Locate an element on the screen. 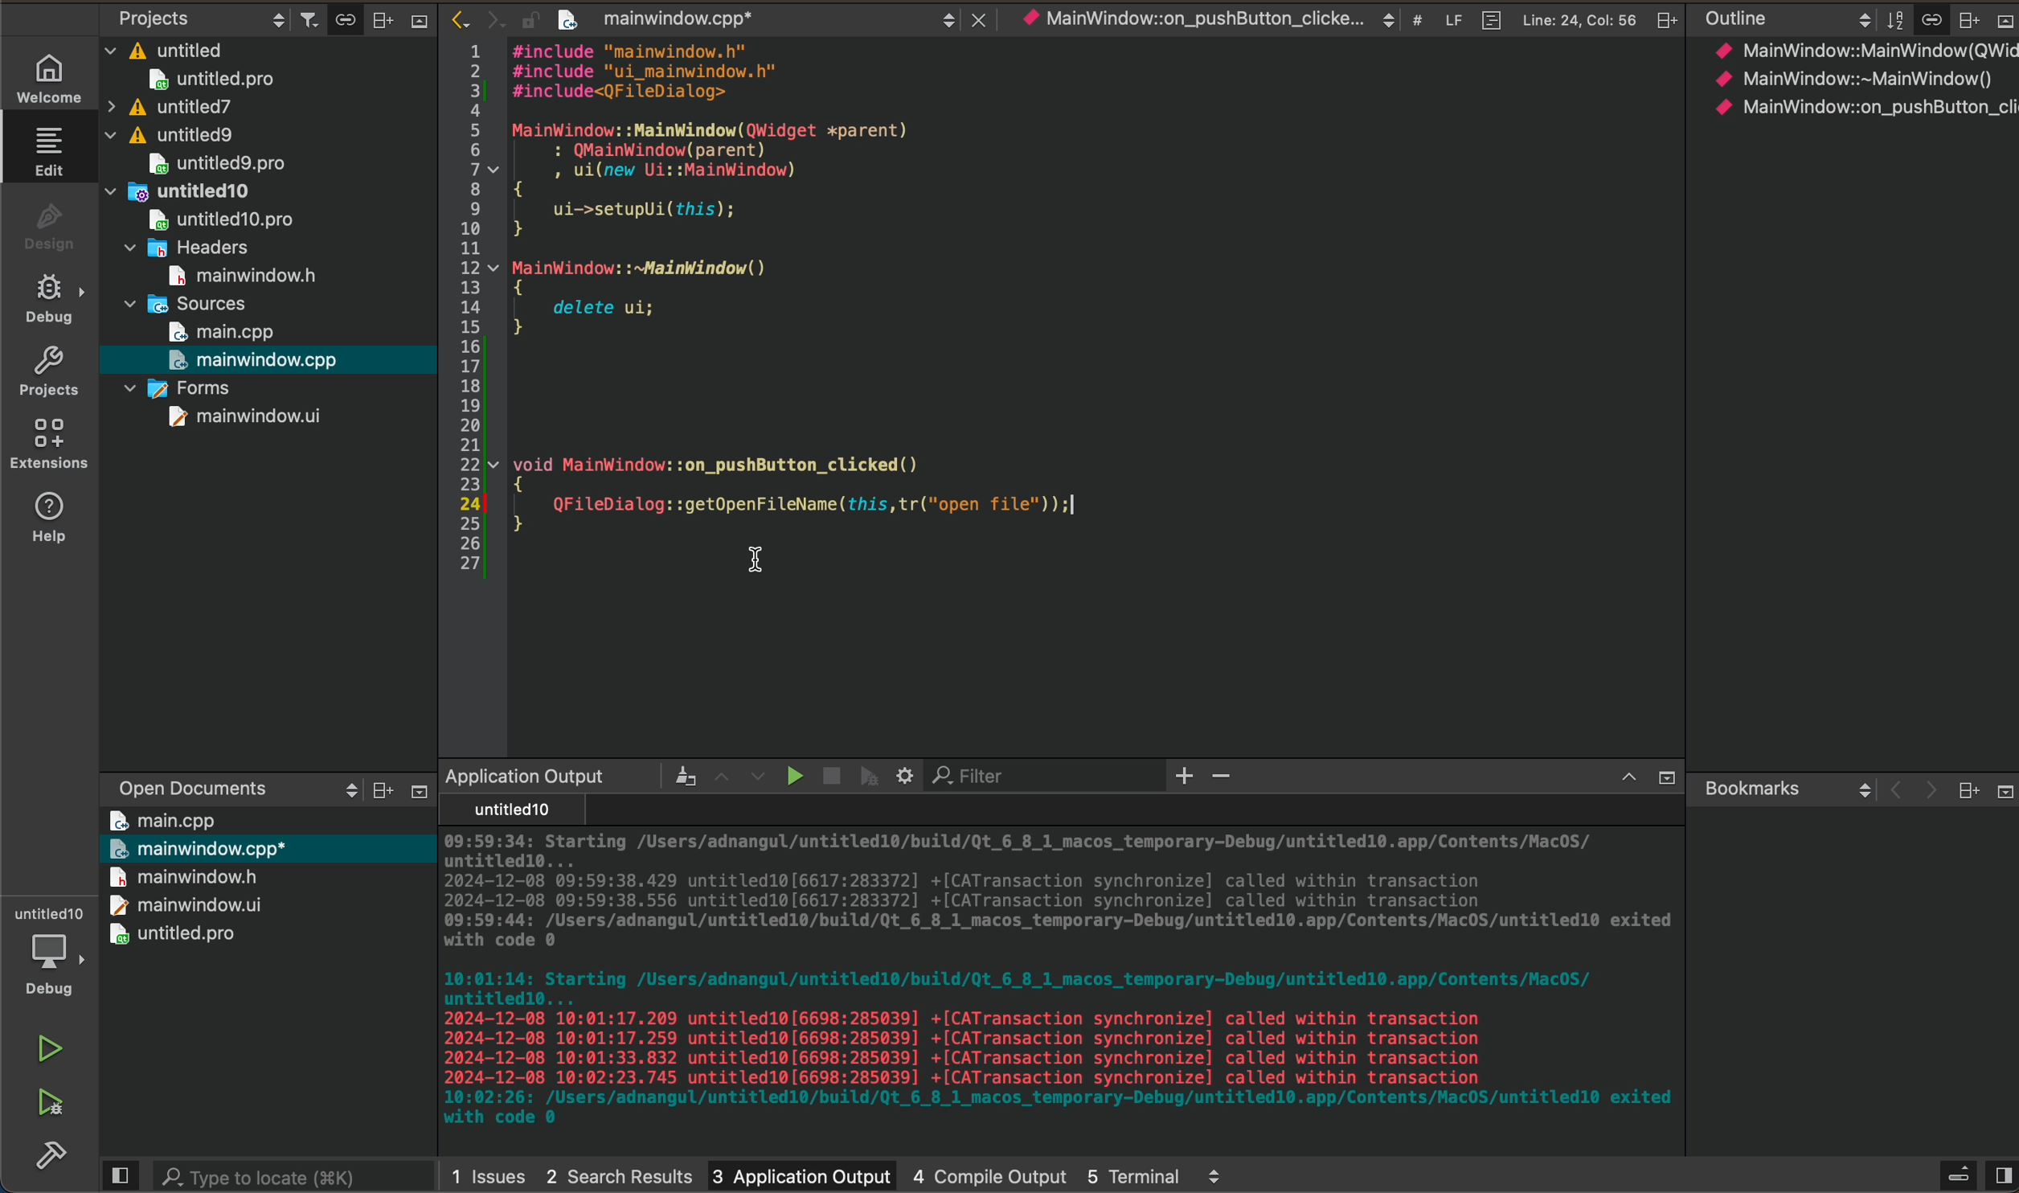 Image resolution: width=2019 pixels, height=1193 pixels. mainwindow h is located at coordinates (246, 273).